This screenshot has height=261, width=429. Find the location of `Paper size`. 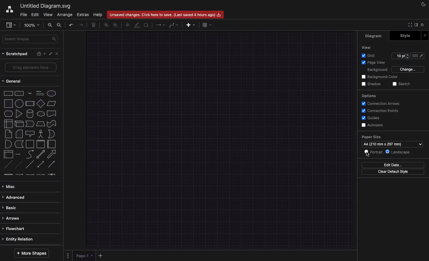

Paper size is located at coordinates (392, 140).